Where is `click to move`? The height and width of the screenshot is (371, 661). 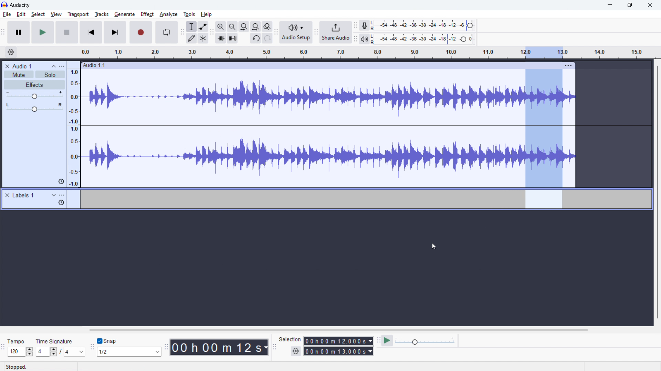 click to move is located at coordinates (318, 65).